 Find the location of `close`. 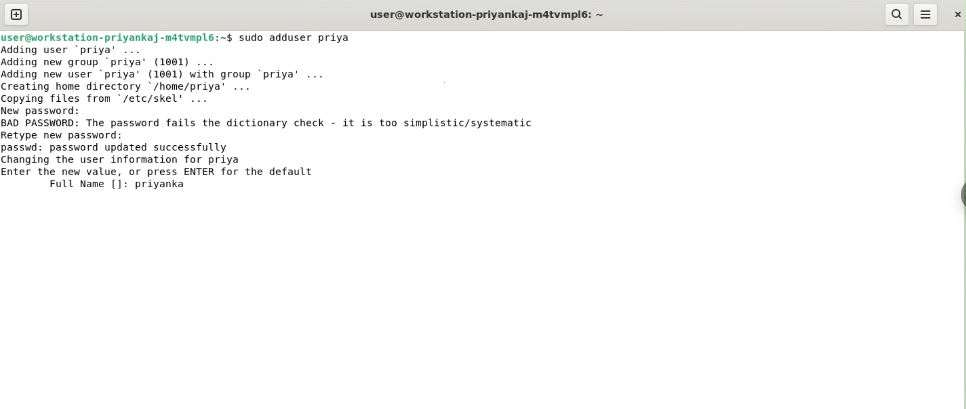

close is located at coordinates (956, 12).